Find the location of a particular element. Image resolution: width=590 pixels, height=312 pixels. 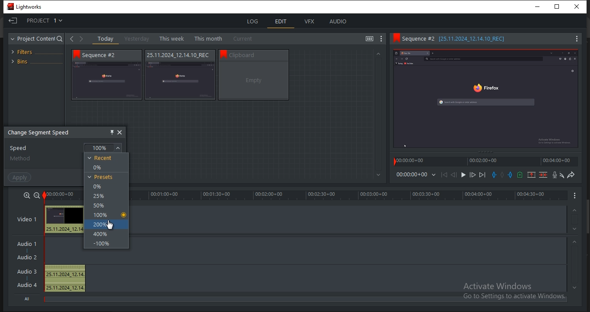

add an out mark is located at coordinates (510, 175).